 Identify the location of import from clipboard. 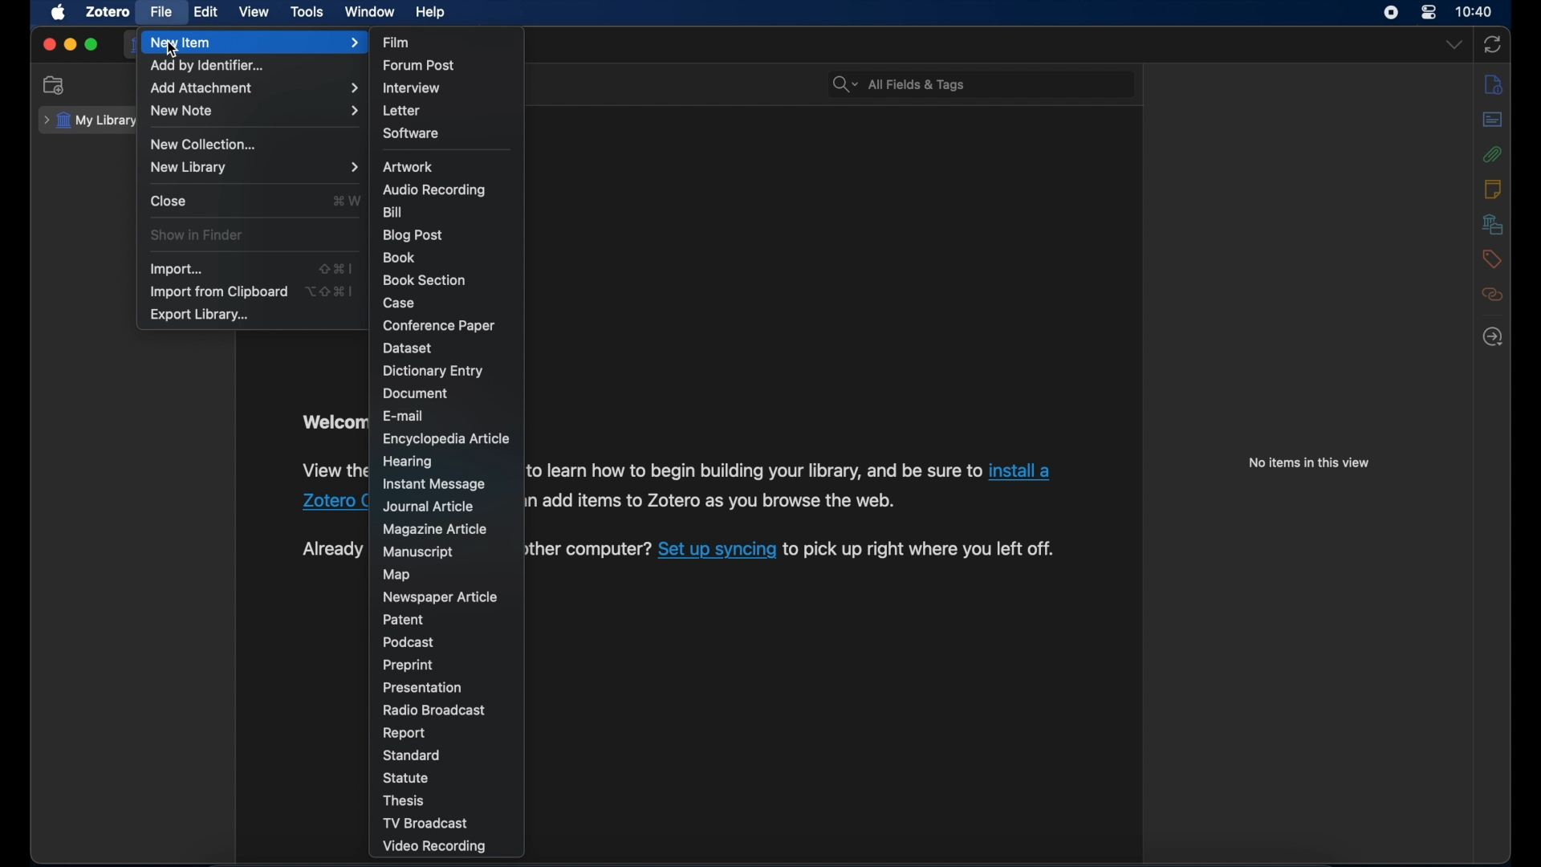
(218, 291).